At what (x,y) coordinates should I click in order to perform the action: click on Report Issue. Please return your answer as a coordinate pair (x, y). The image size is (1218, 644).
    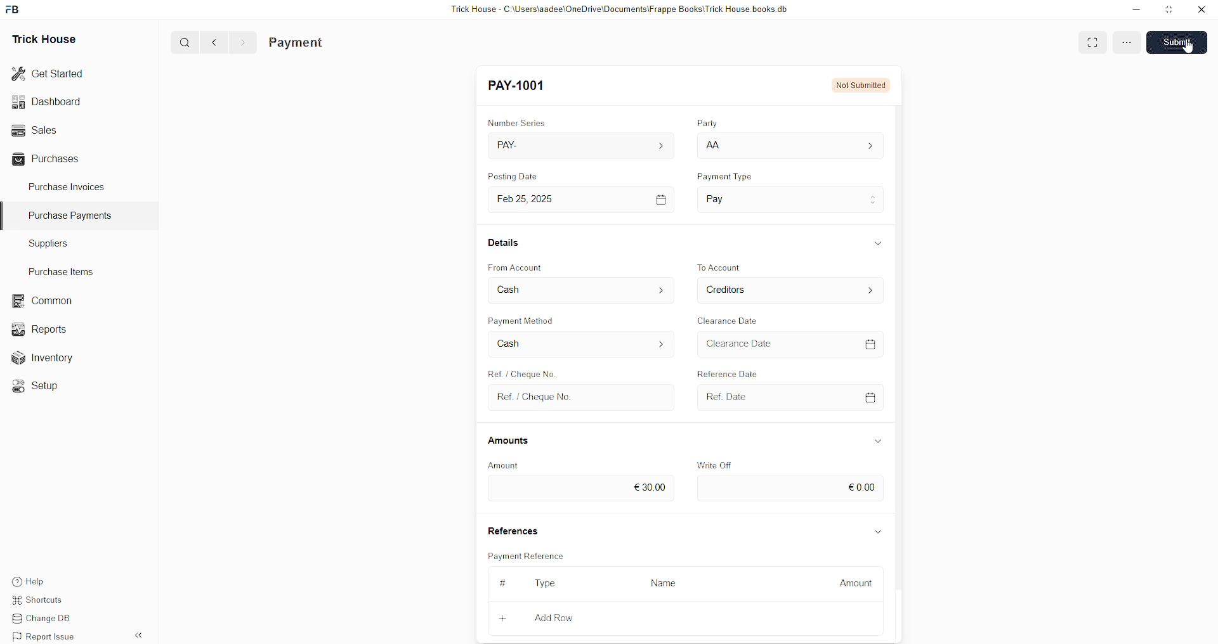
    Looking at the image, I should click on (48, 636).